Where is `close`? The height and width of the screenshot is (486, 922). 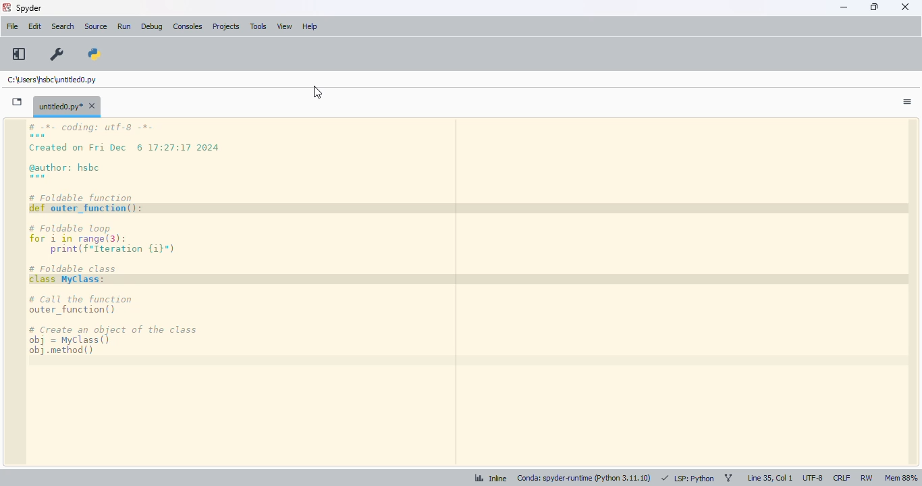 close is located at coordinates (906, 7).